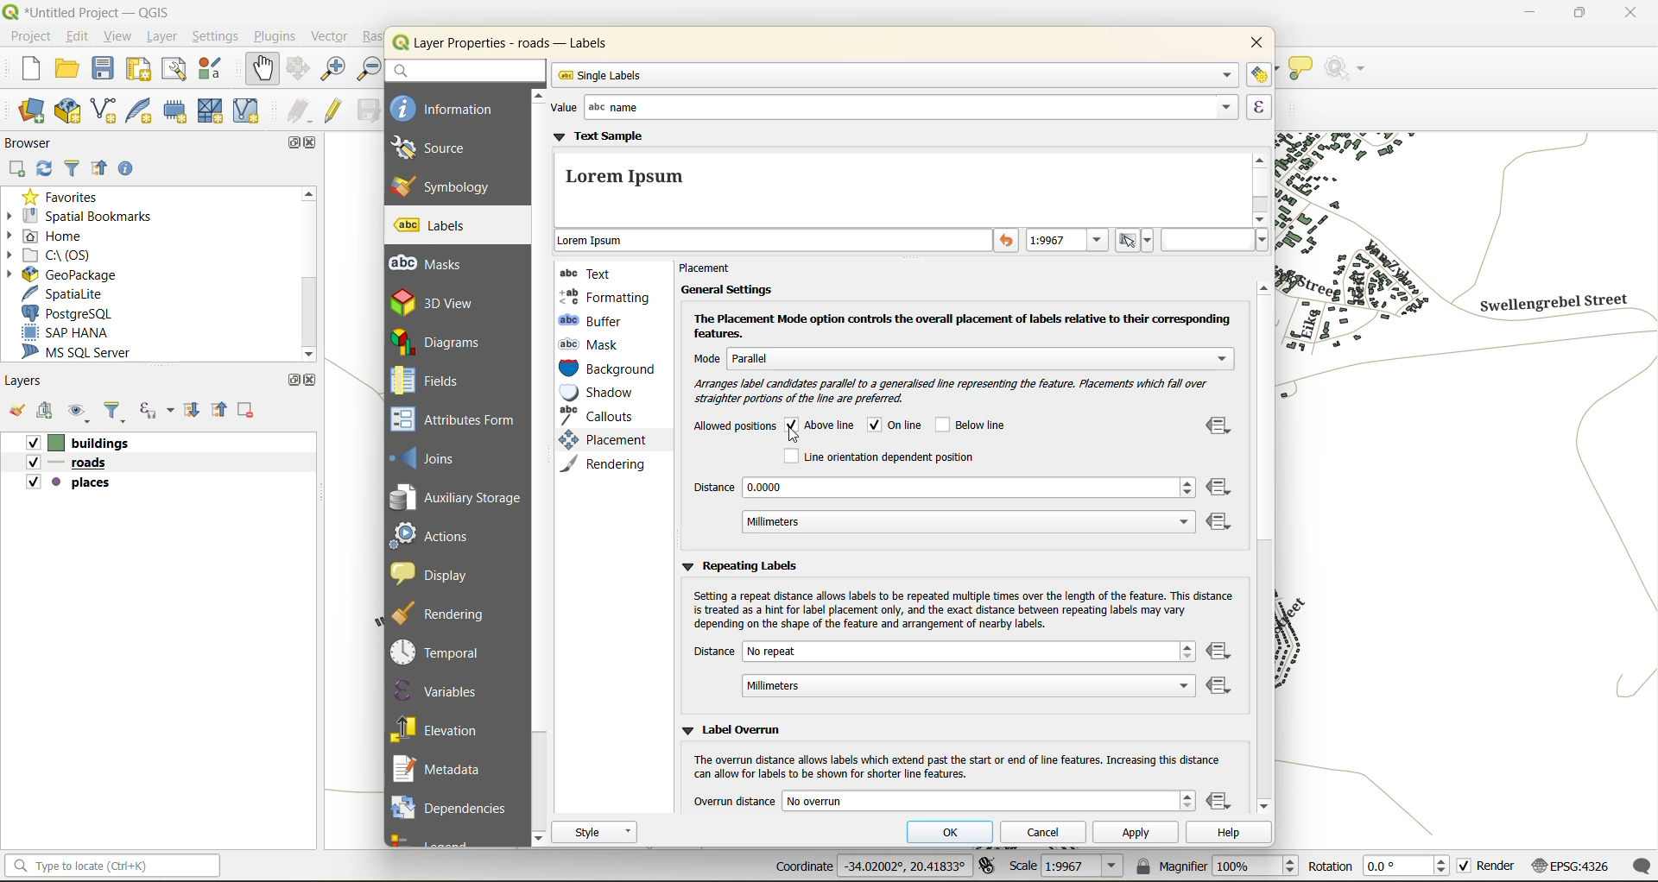 The width and height of the screenshot is (1658, 882). What do you see at coordinates (161, 39) in the screenshot?
I see `layer` at bounding box center [161, 39].